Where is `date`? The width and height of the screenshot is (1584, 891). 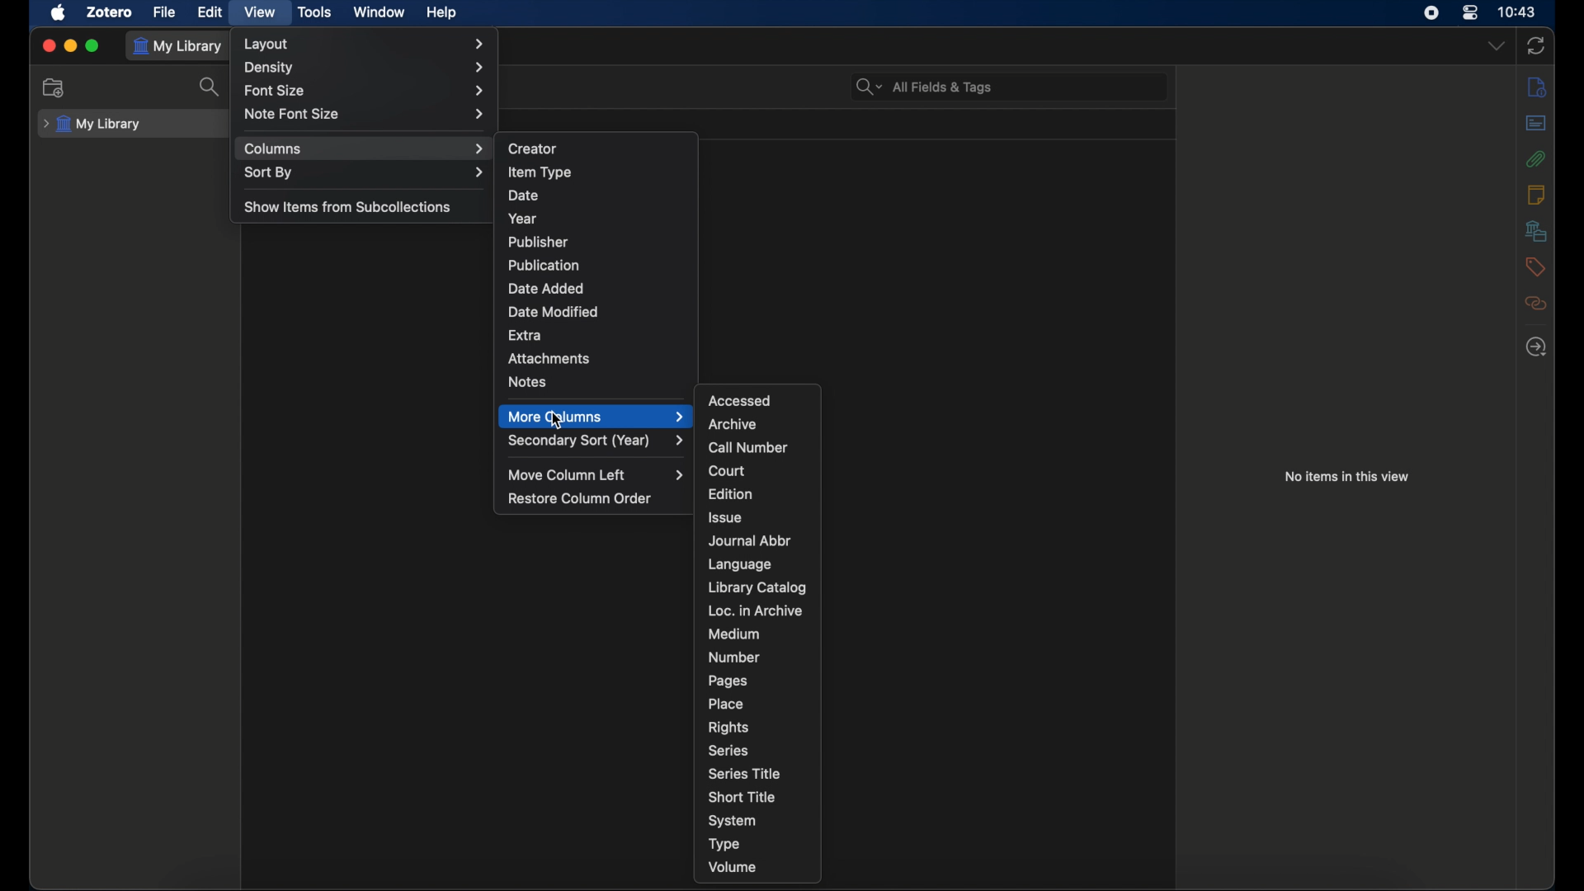
date is located at coordinates (524, 196).